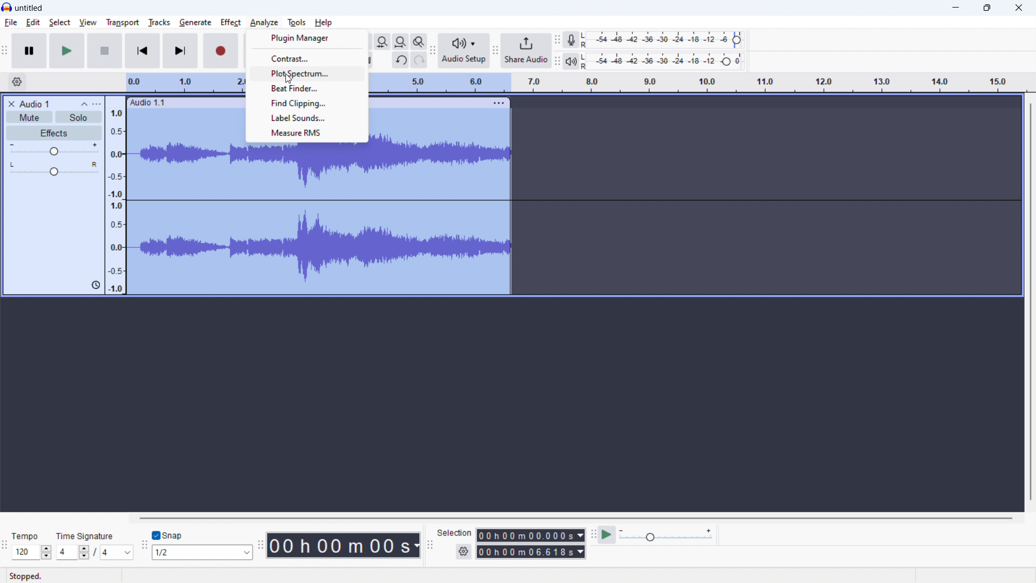 The width and height of the screenshot is (1036, 583). I want to click on play at speed toolbar, so click(592, 535).